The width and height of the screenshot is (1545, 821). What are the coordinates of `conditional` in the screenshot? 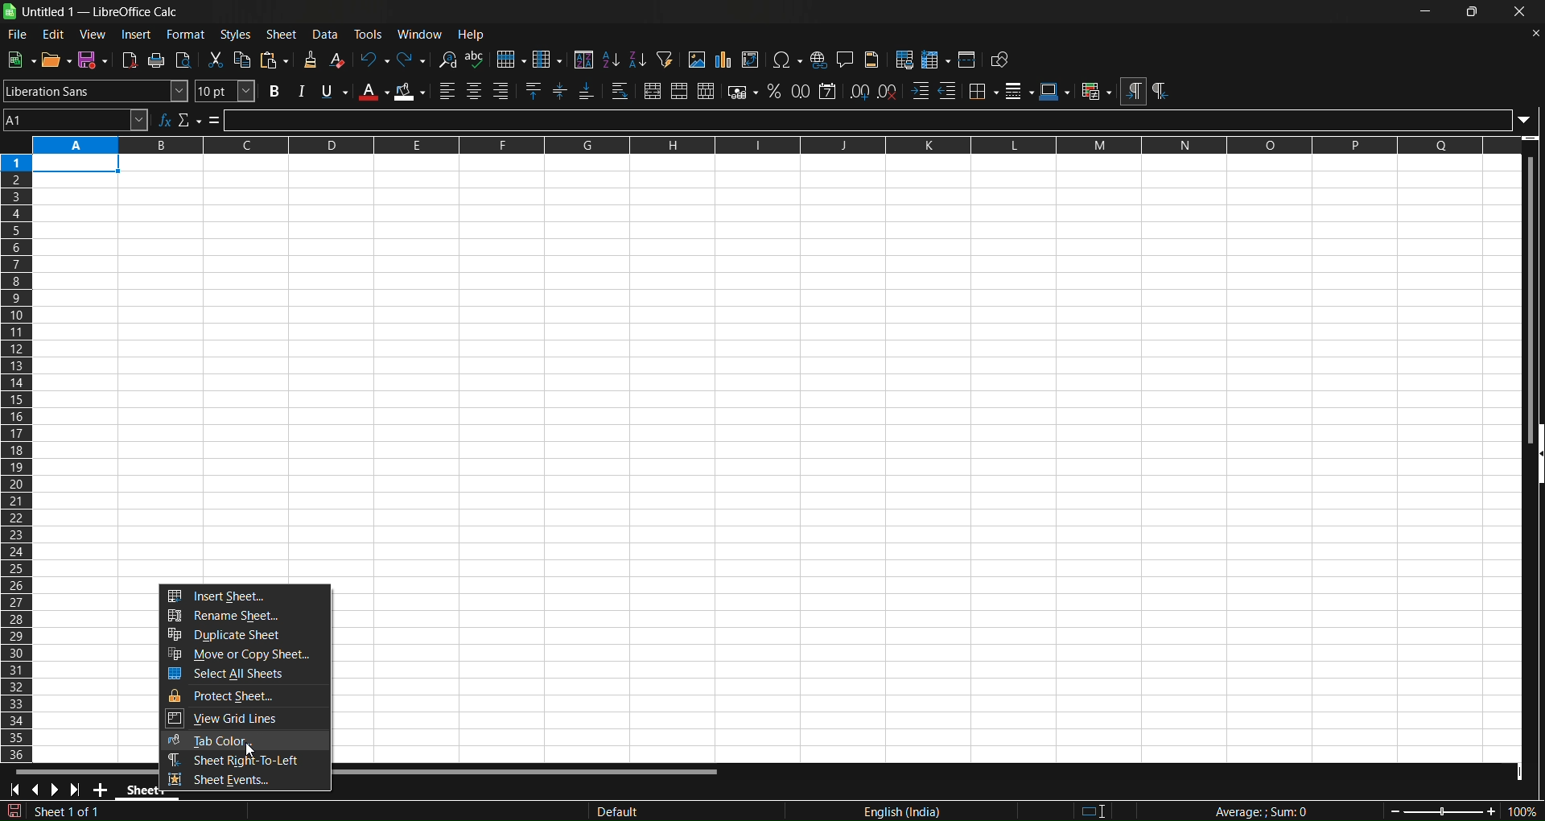 It's located at (1095, 92).